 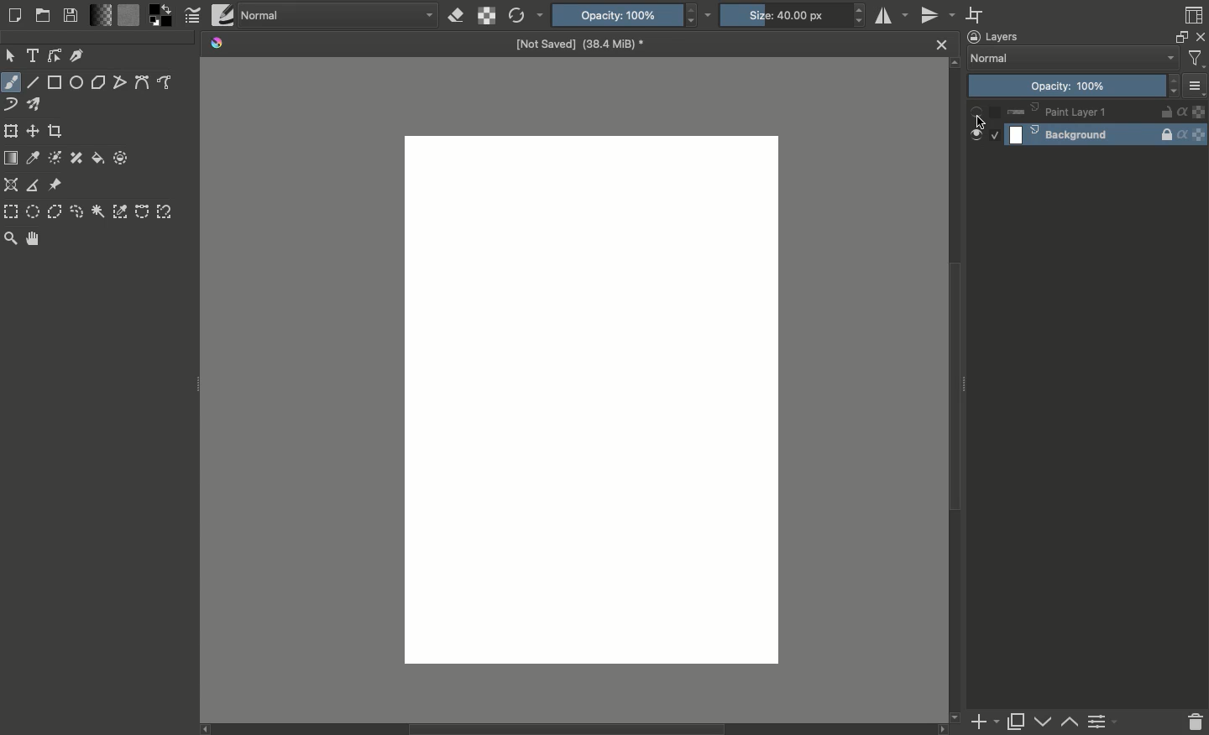 I want to click on Open, so click(x=44, y=17).